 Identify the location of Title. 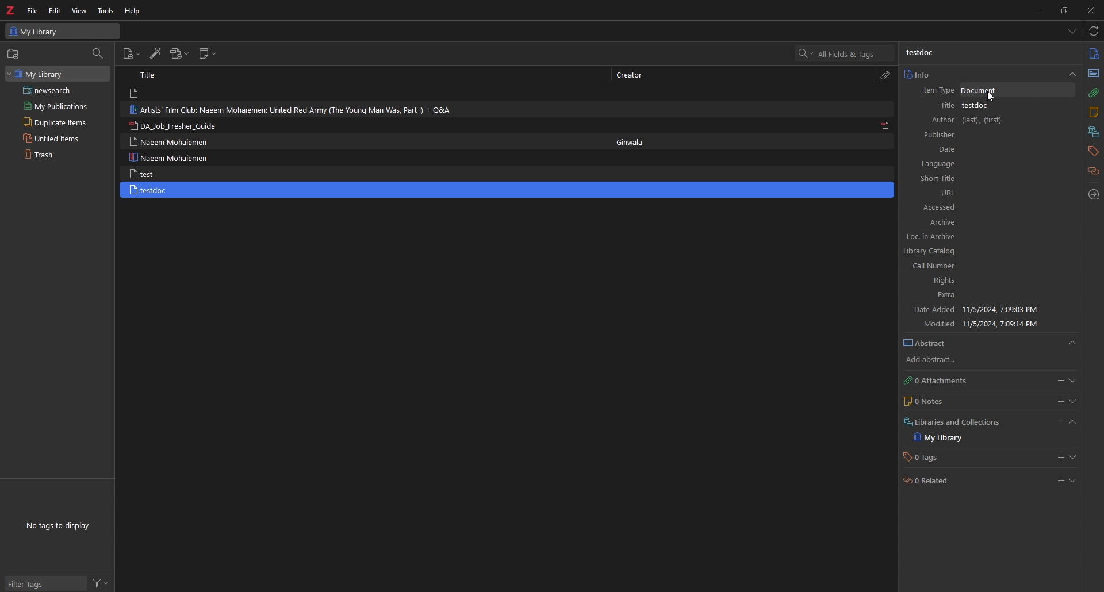
(148, 74).